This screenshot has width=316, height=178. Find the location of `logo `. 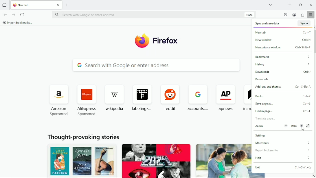

logo  is located at coordinates (141, 41).